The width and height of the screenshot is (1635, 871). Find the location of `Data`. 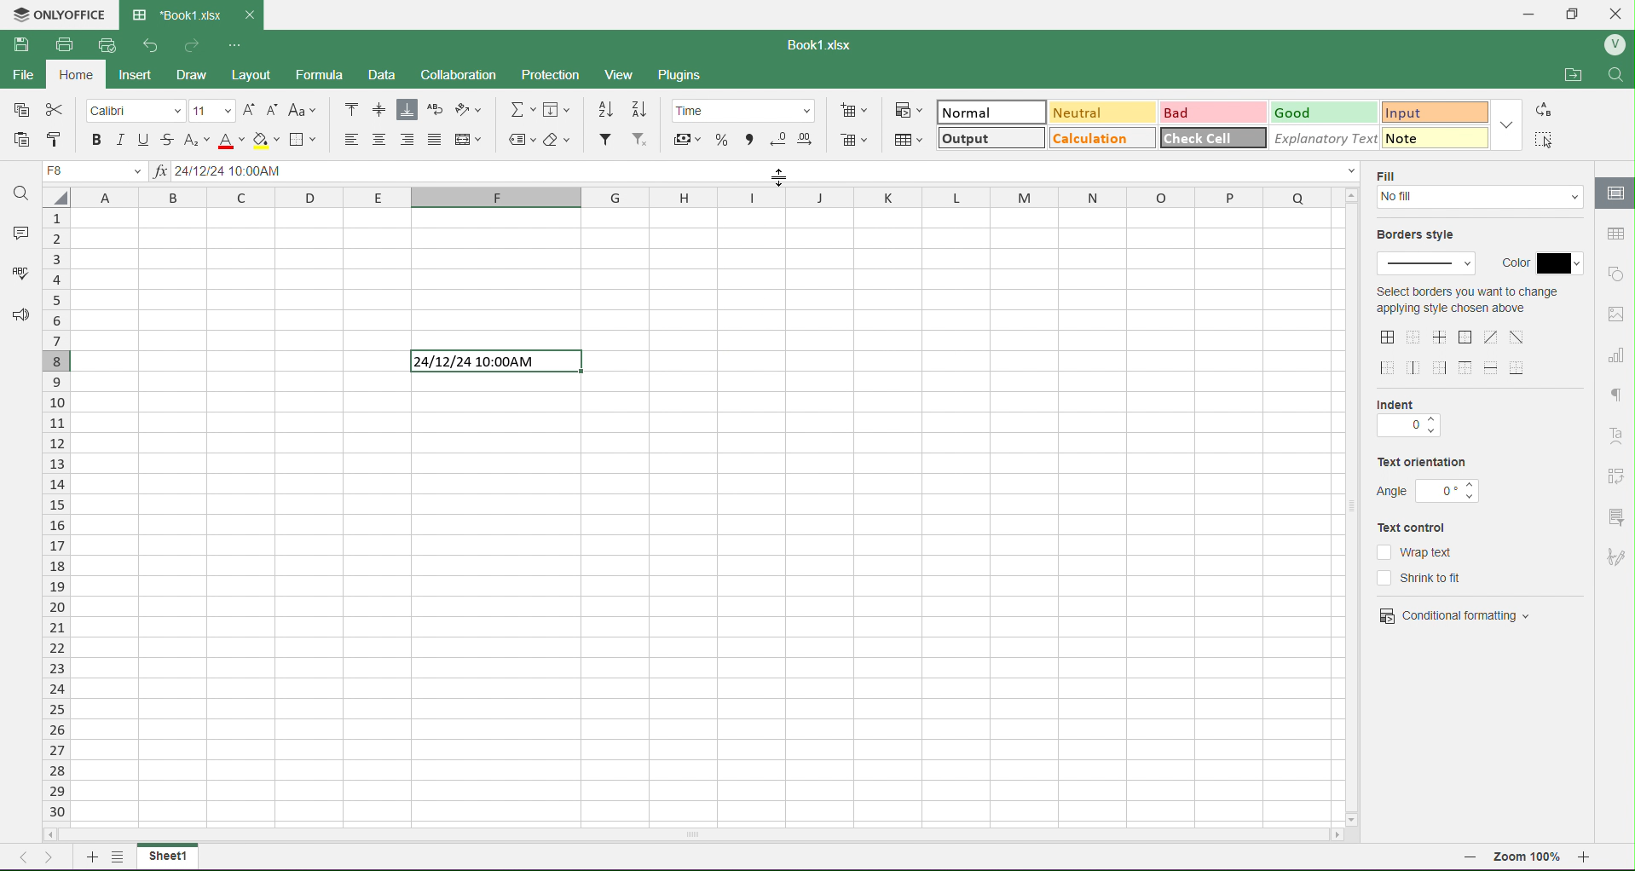

Data is located at coordinates (391, 75).